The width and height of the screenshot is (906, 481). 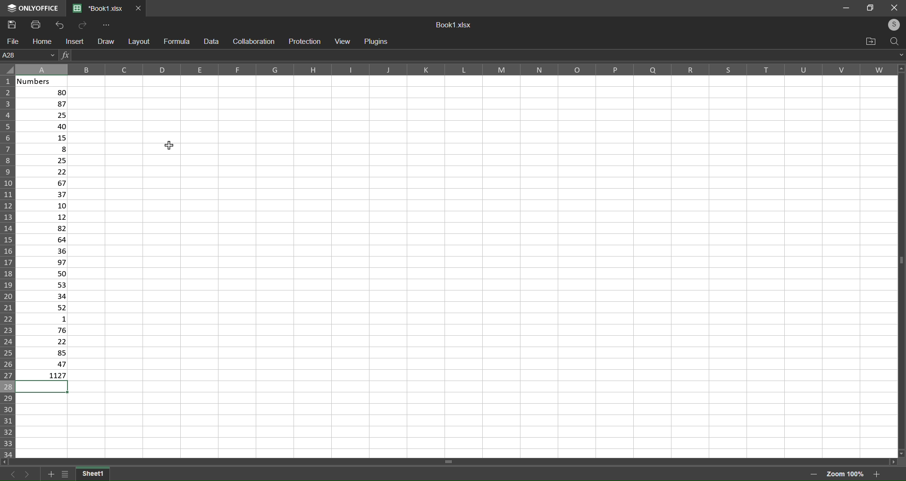 I want to click on Logo, so click(x=34, y=8).